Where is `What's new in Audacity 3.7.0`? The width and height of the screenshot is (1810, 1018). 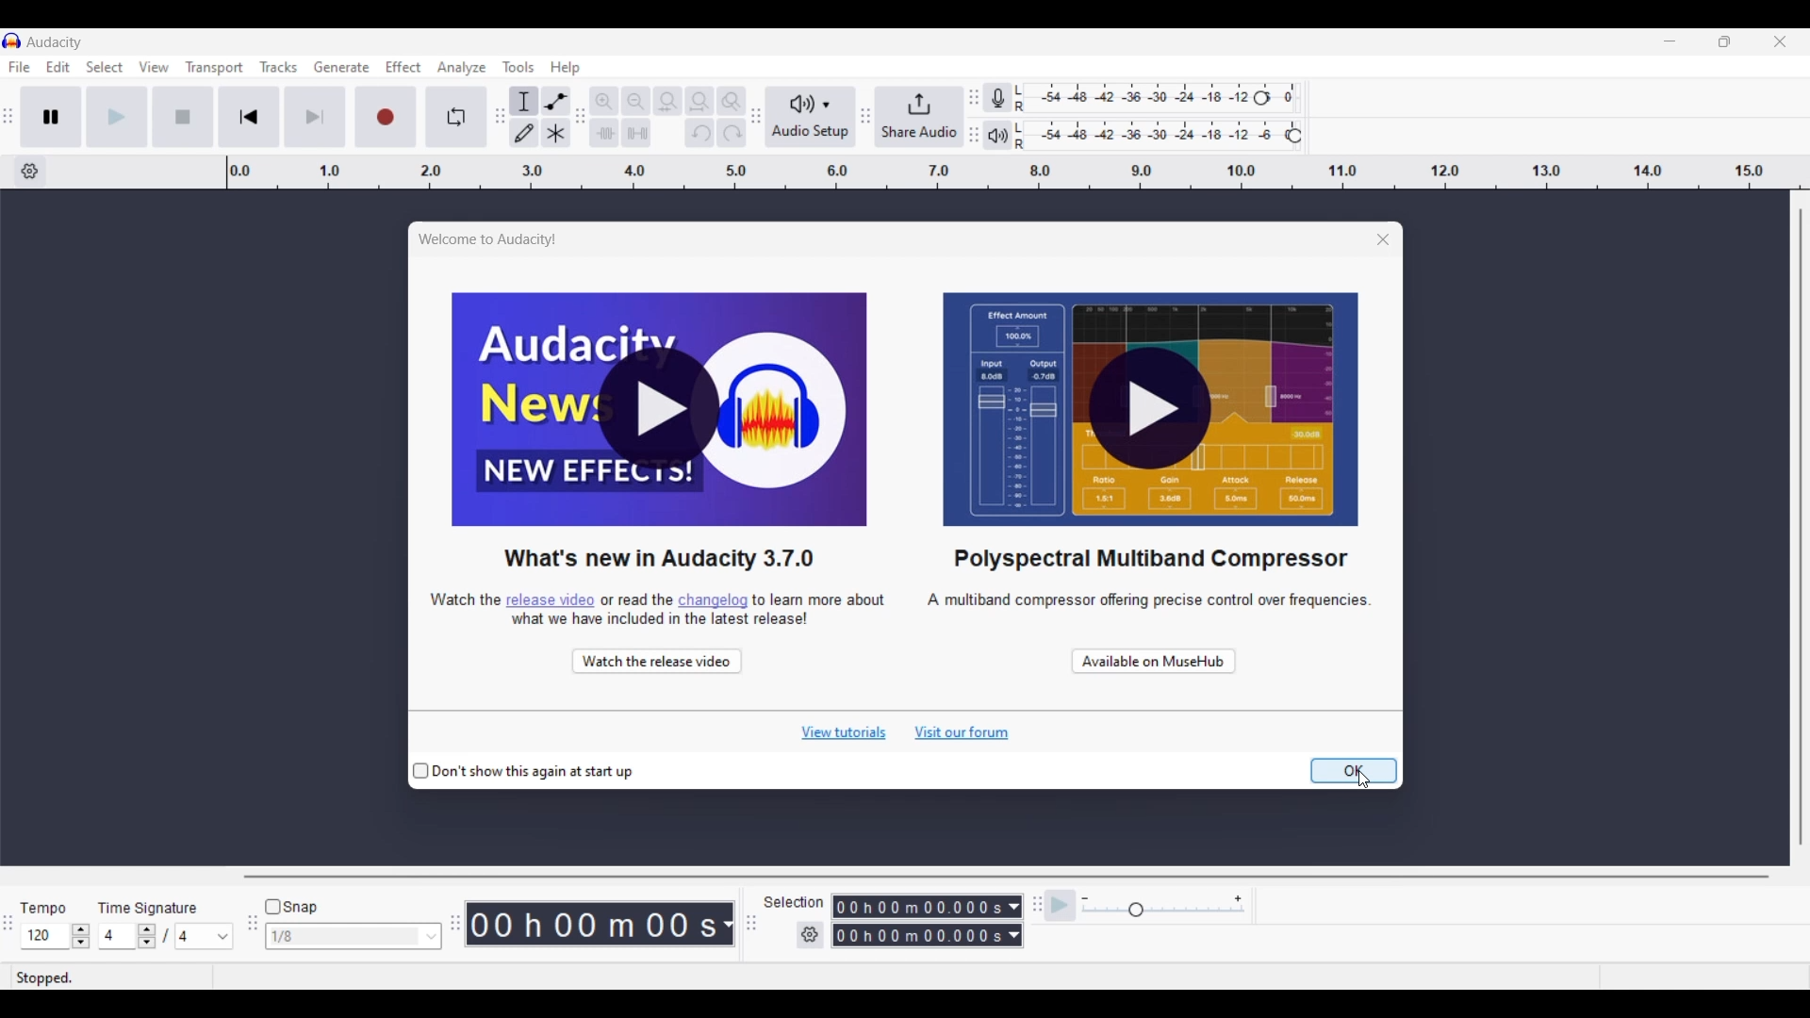 What's new in Audacity 3.7.0 is located at coordinates (660, 557).